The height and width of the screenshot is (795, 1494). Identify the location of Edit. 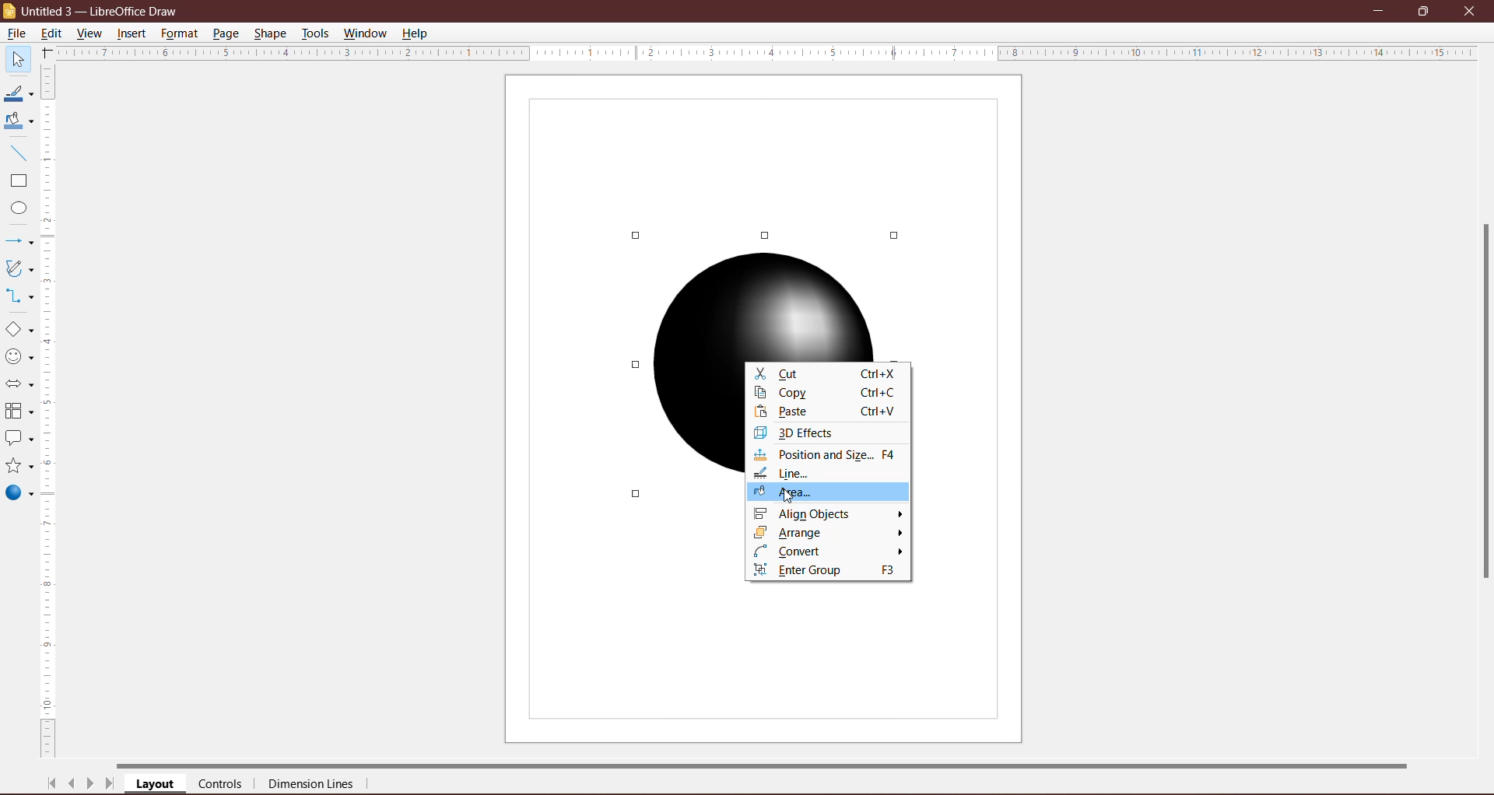
(54, 32).